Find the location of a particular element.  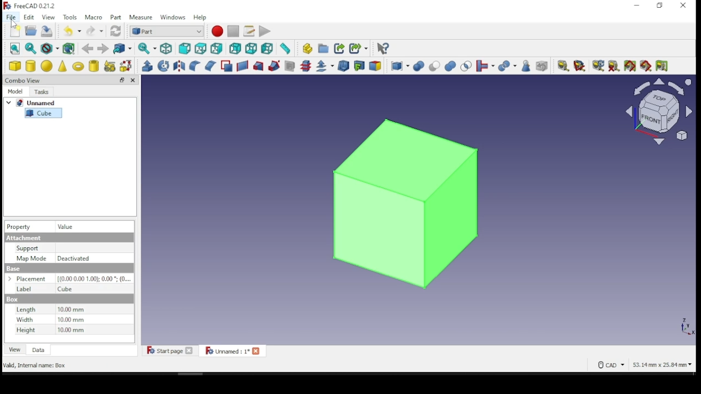

compound tools is located at coordinates (399, 66).